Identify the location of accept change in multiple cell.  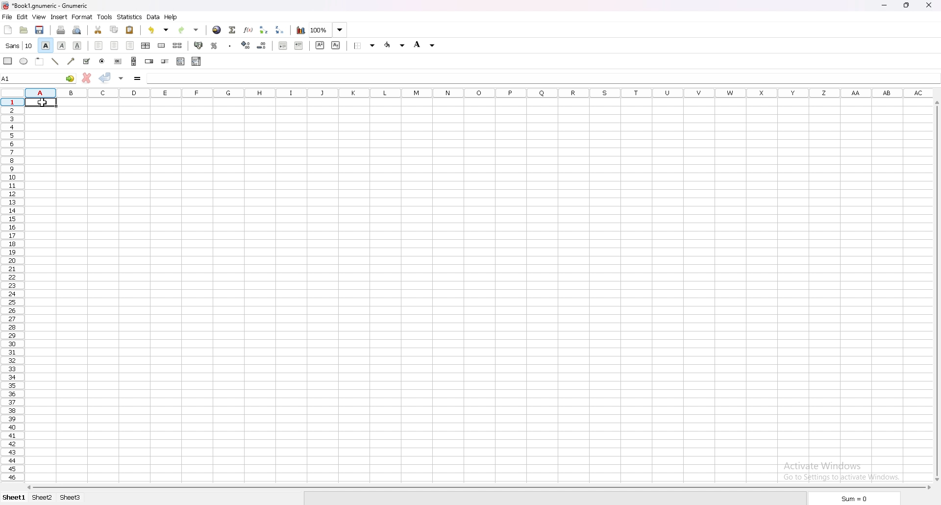
(121, 78).